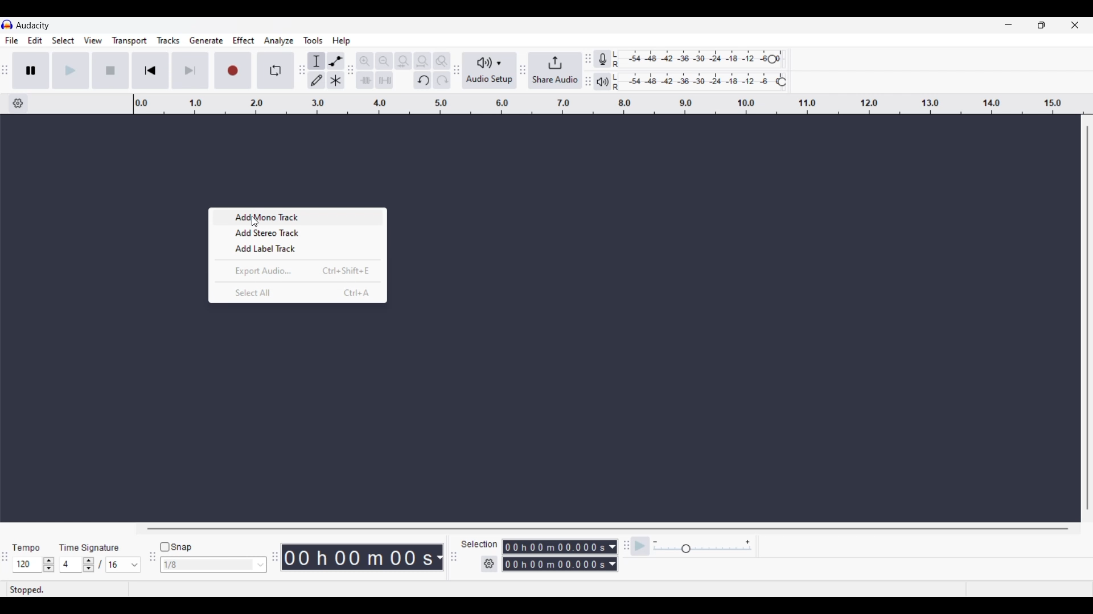  What do you see at coordinates (698, 82) in the screenshot?
I see `Playback level` at bounding box center [698, 82].